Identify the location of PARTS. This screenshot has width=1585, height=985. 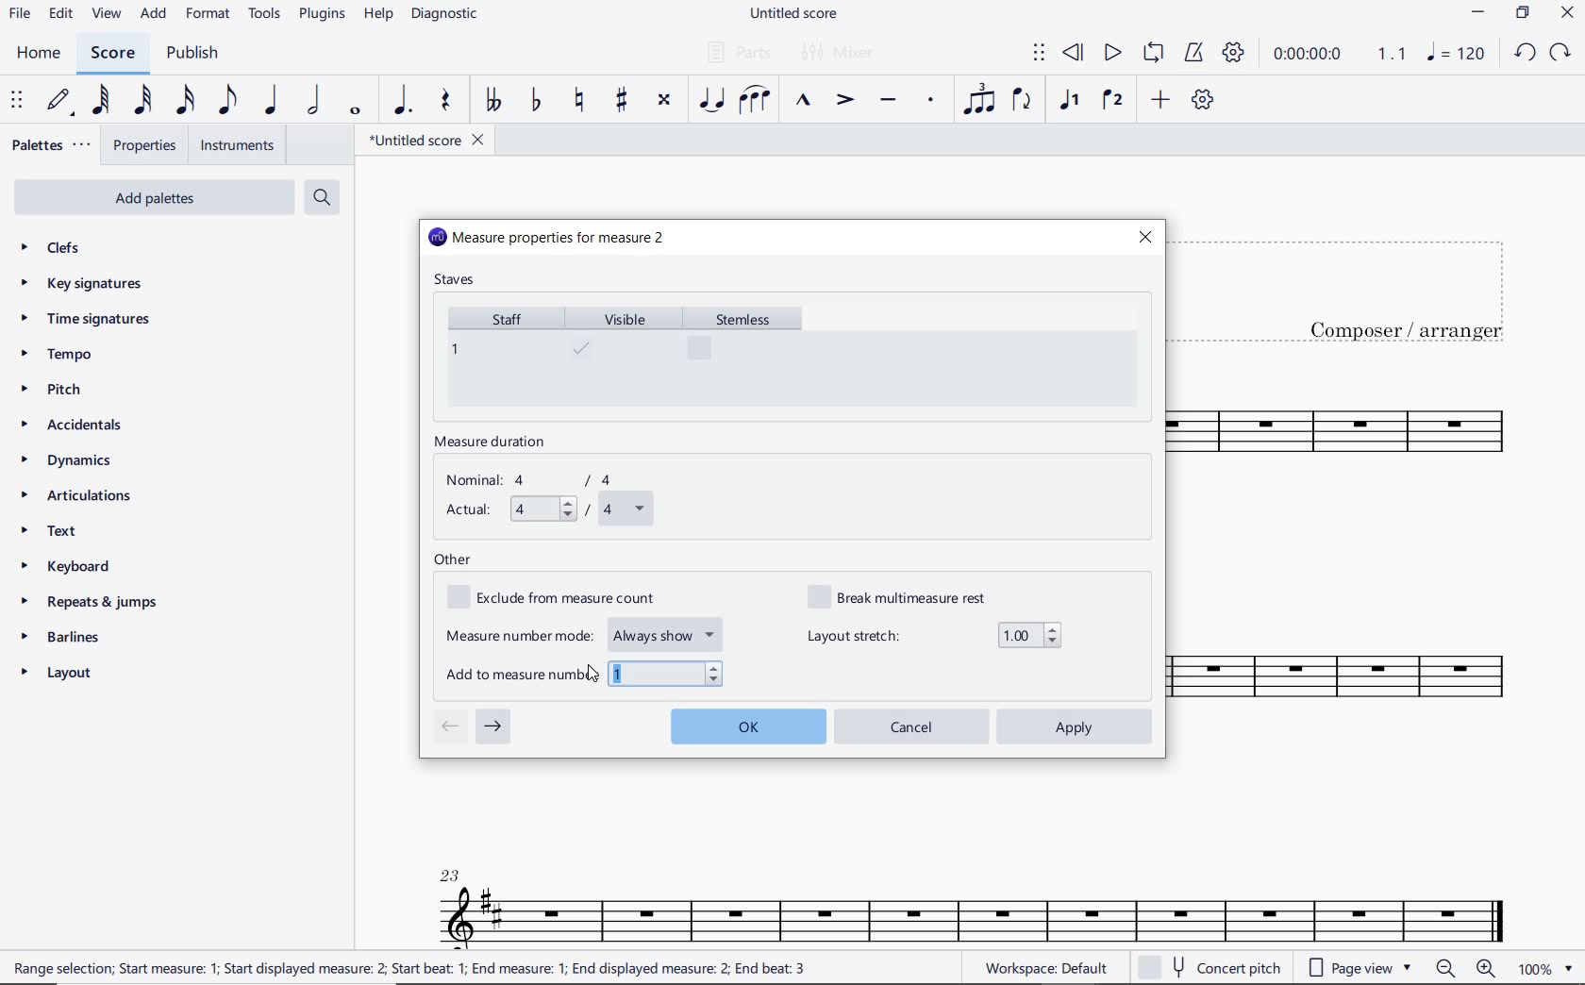
(738, 51).